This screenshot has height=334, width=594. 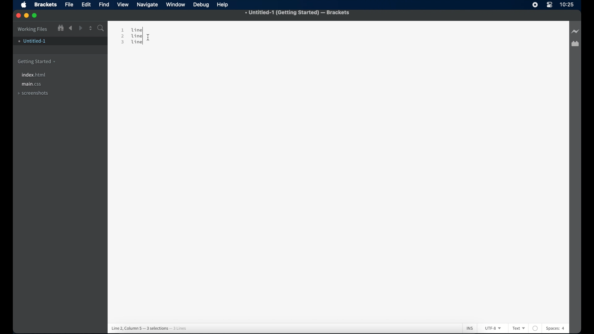 What do you see at coordinates (33, 93) in the screenshot?
I see `screenshots` at bounding box center [33, 93].